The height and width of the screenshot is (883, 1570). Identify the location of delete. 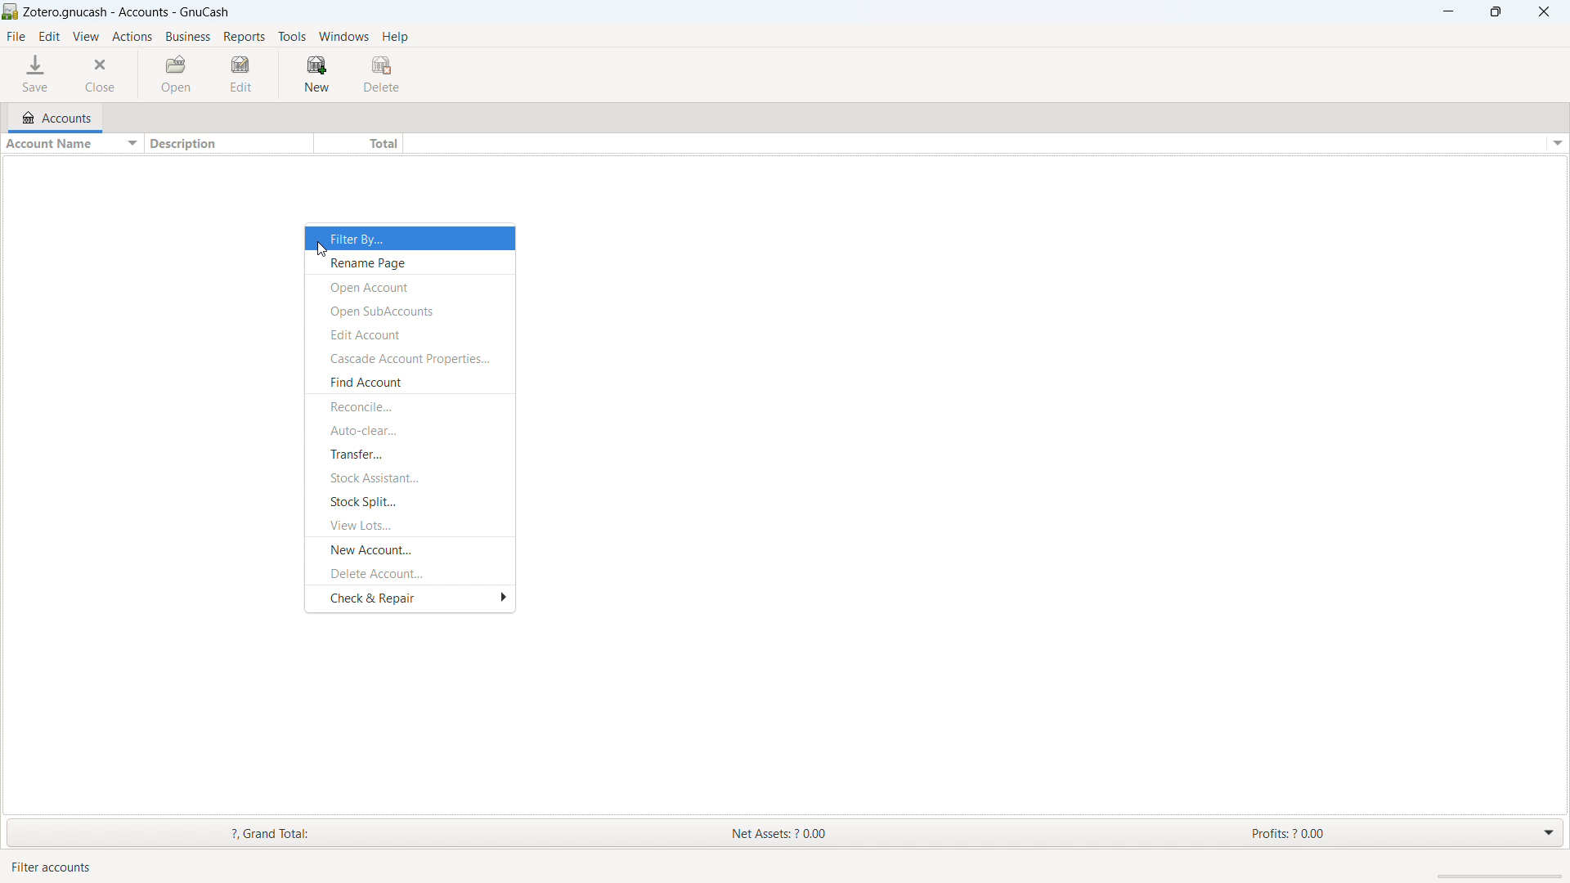
(382, 73).